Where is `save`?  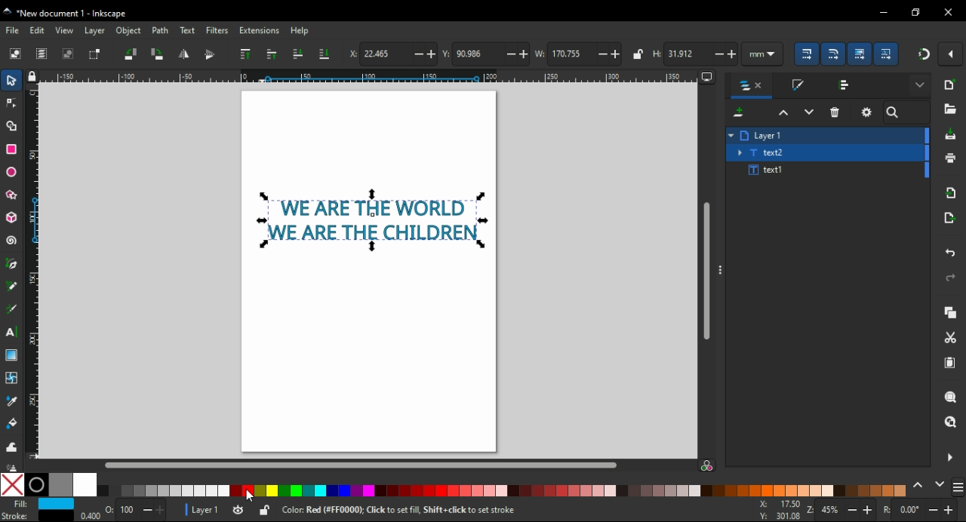
save is located at coordinates (950, 136).